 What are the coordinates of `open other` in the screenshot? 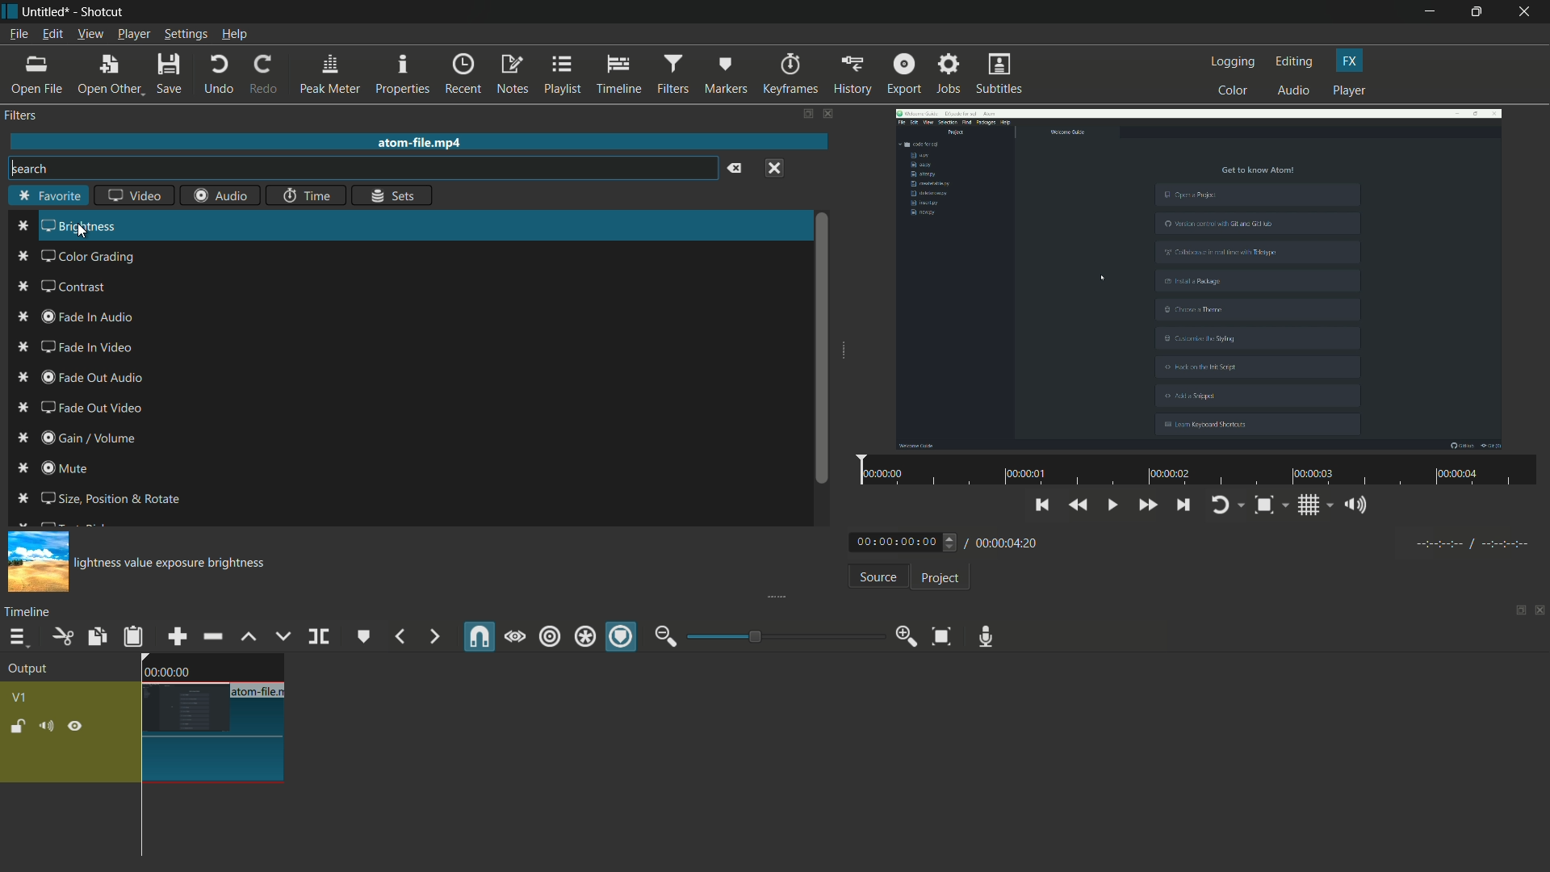 It's located at (110, 75).